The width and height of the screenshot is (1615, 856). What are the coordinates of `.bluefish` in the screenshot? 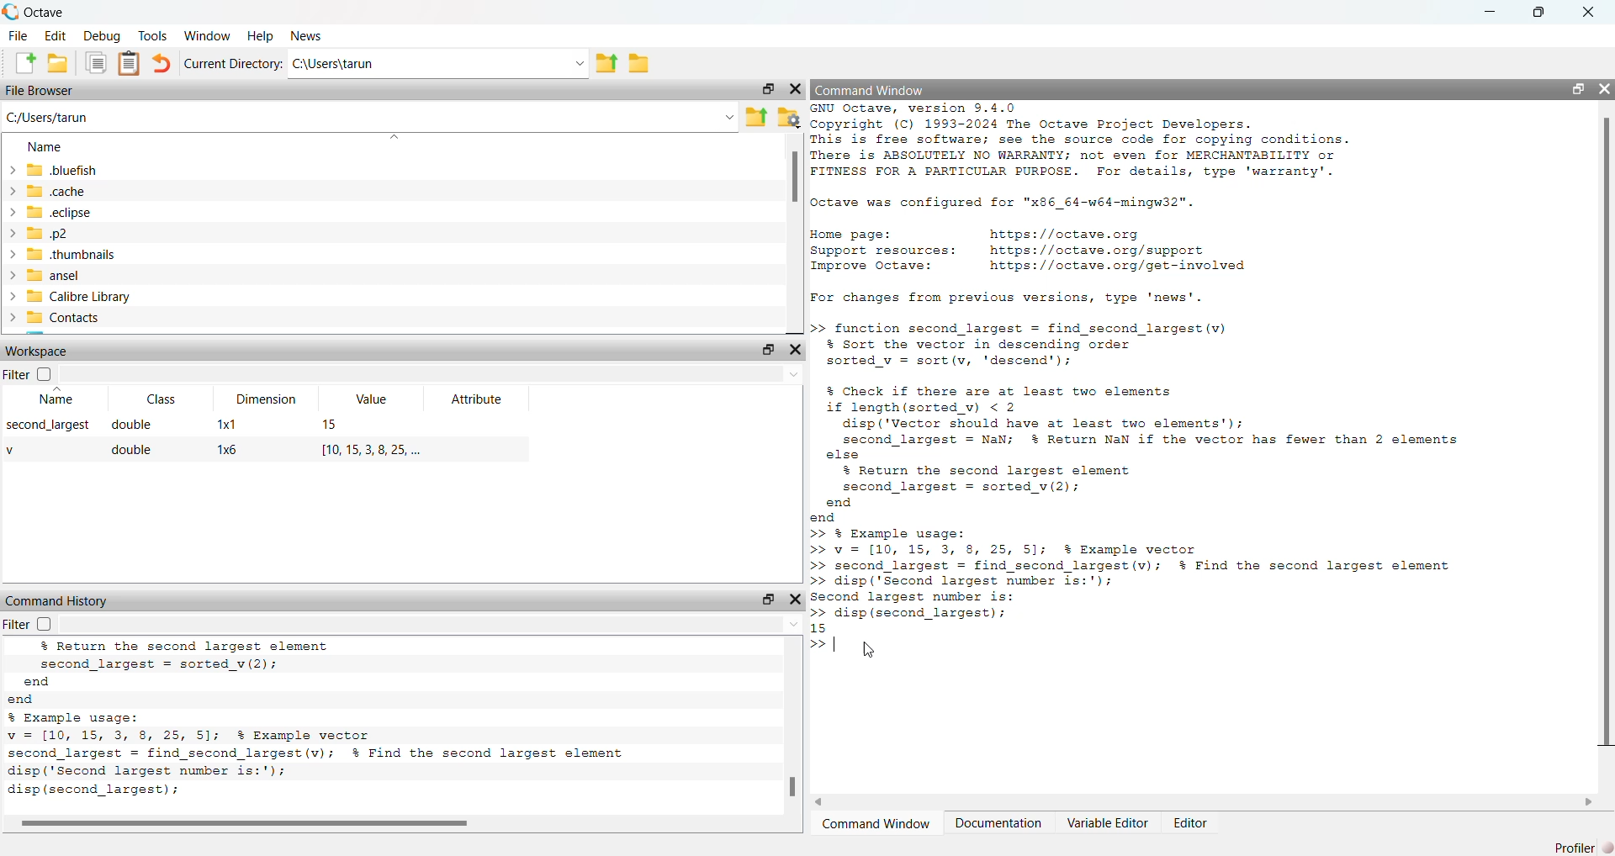 It's located at (86, 169).